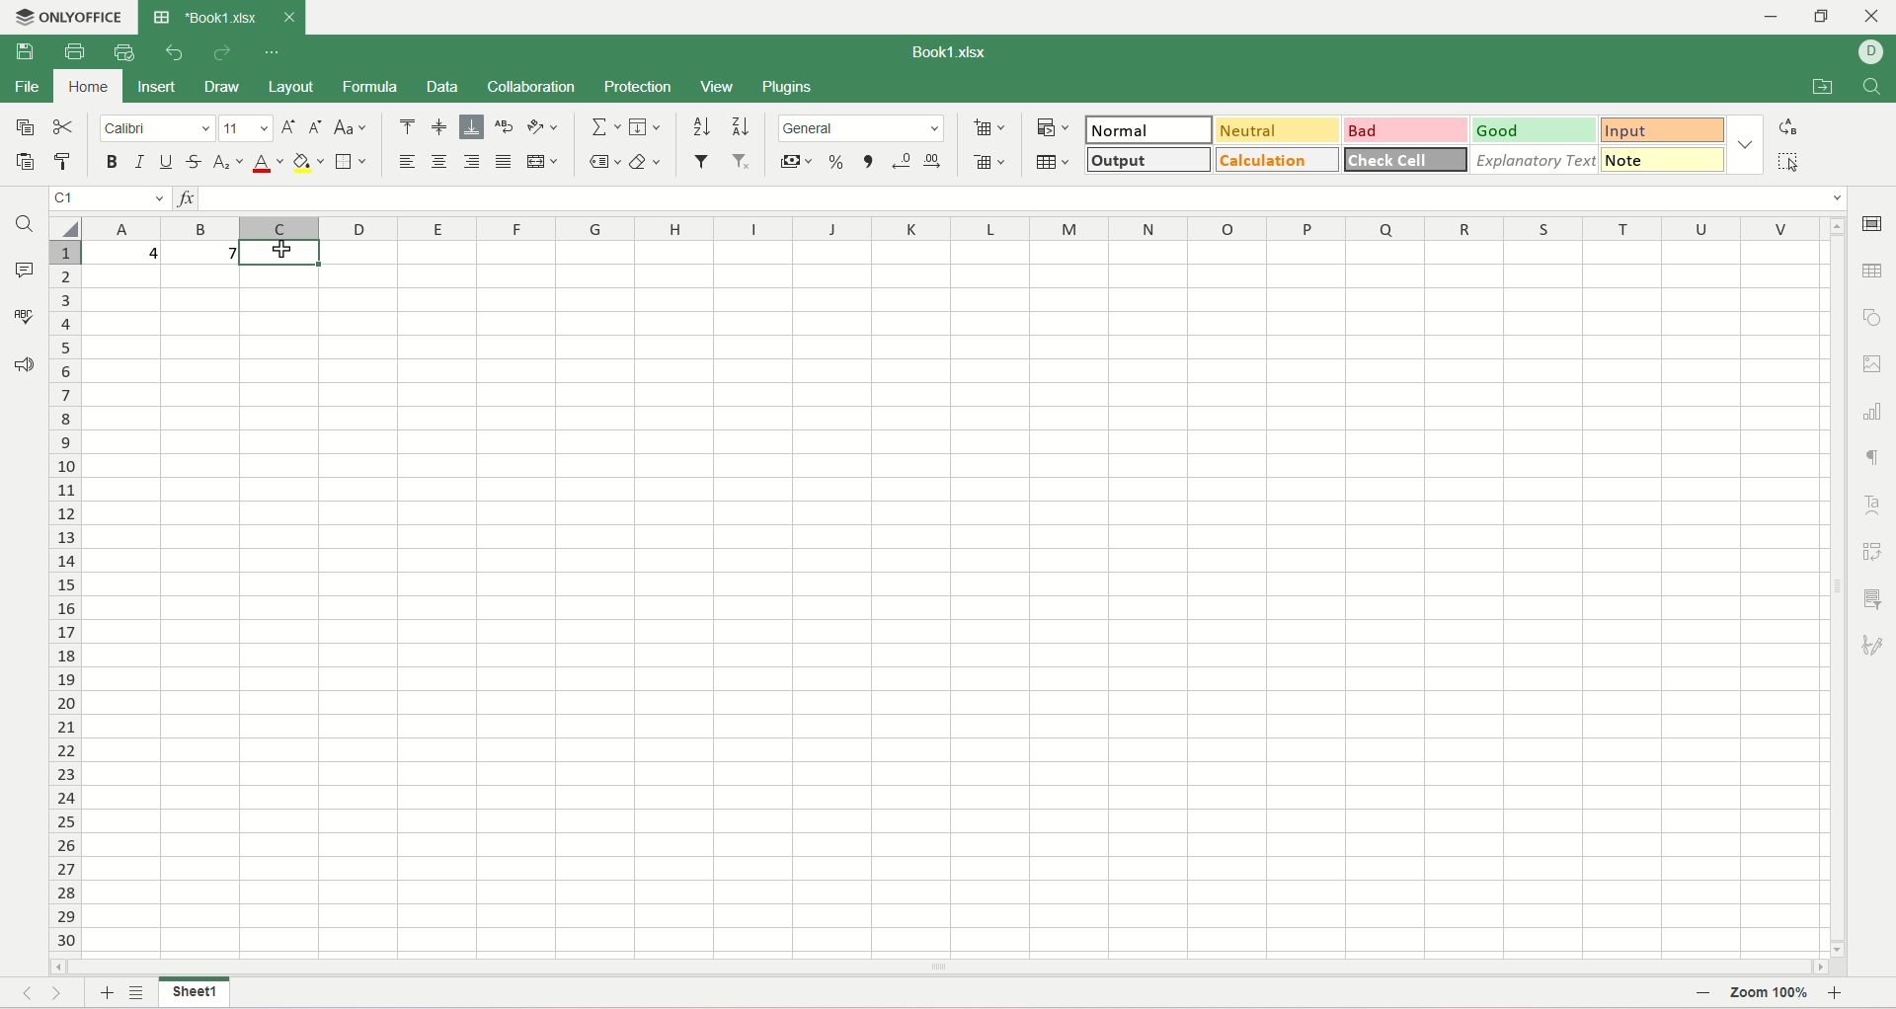 The width and height of the screenshot is (1896, 1009). What do you see at coordinates (1874, 87) in the screenshot?
I see `find` at bounding box center [1874, 87].